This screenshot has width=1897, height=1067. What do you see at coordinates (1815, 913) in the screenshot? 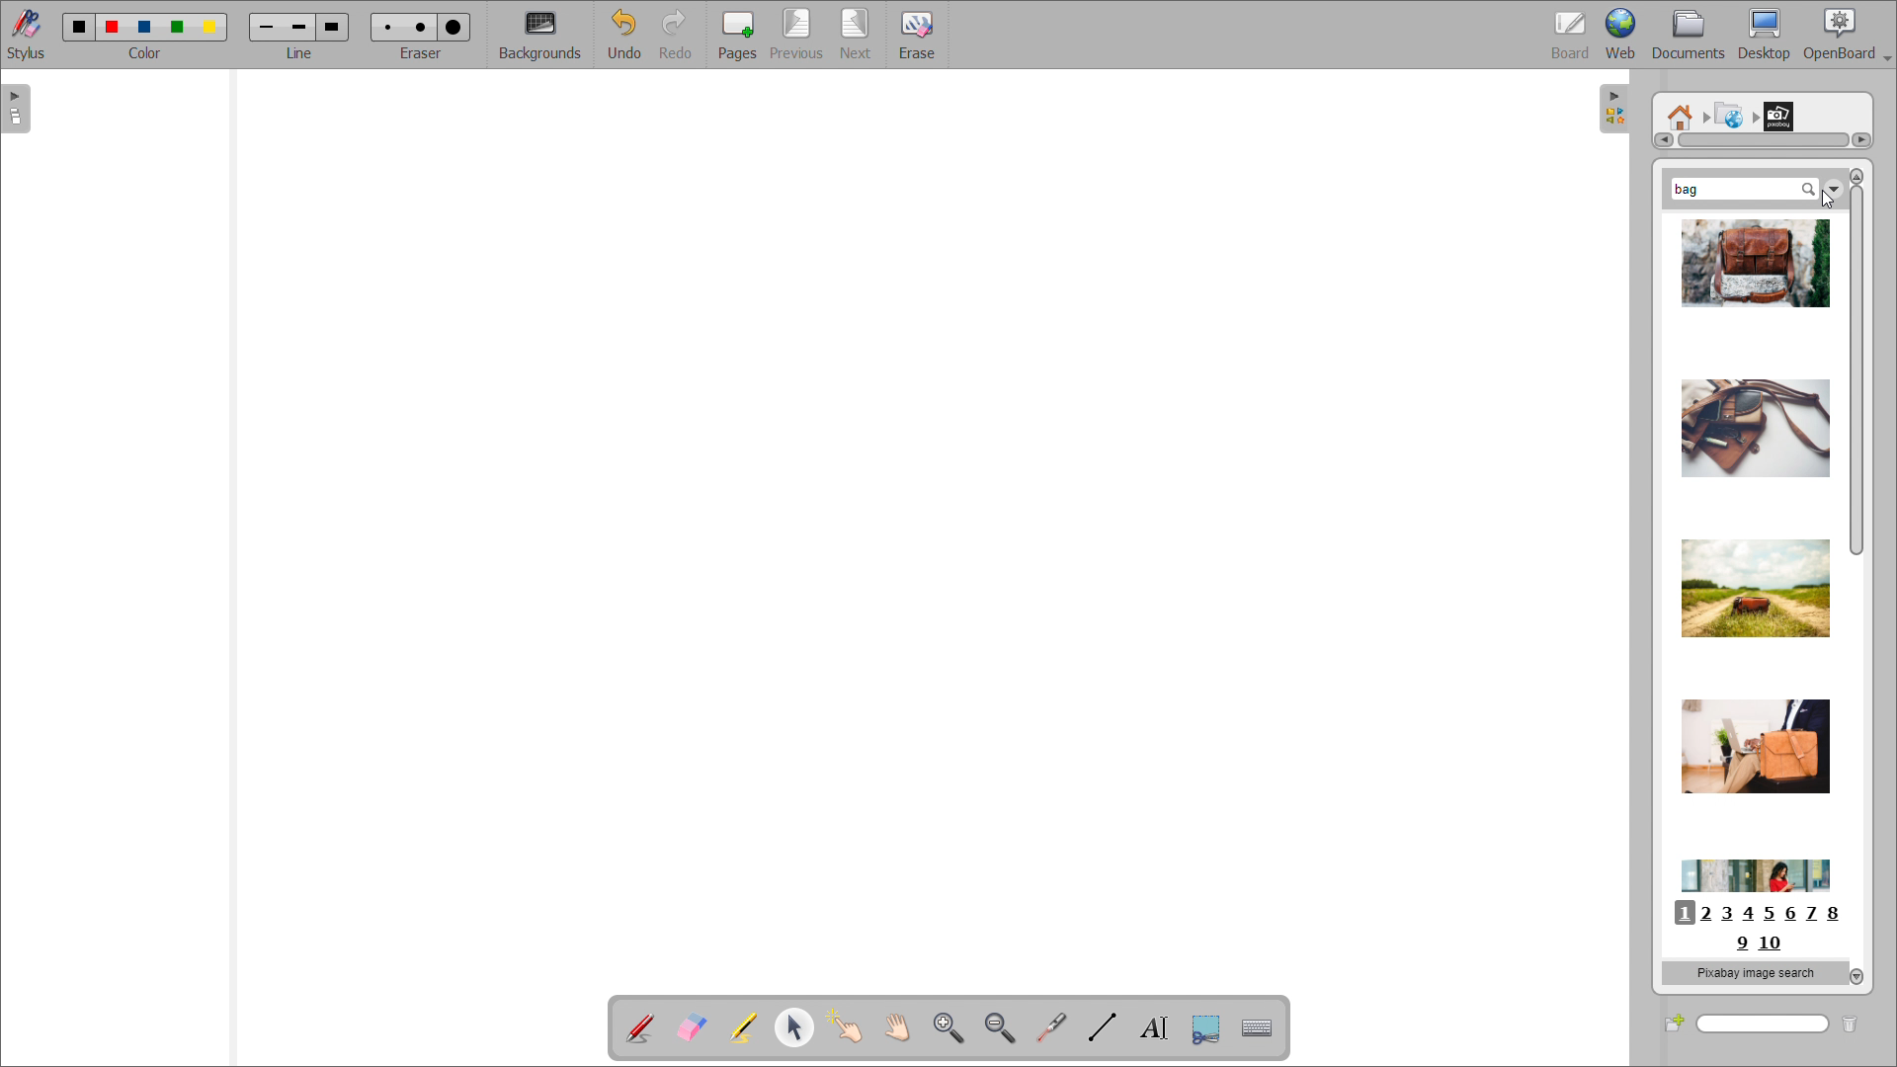
I see `7` at bounding box center [1815, 913].